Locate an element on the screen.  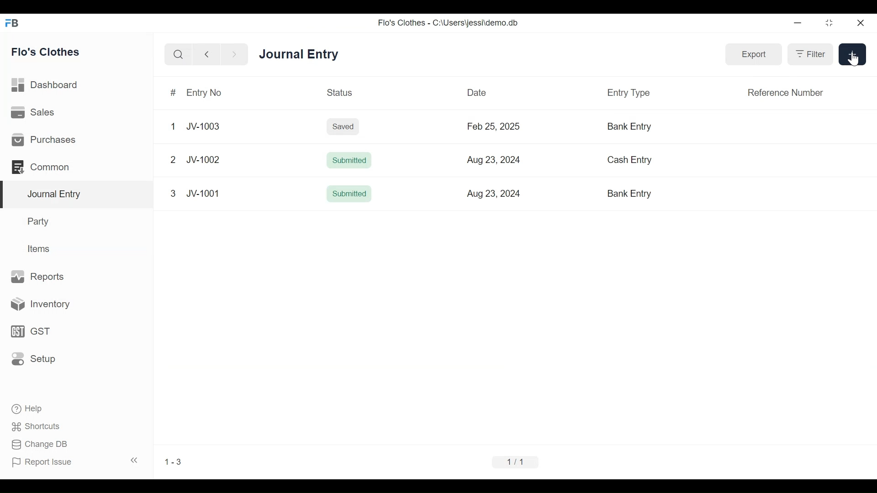
Export is located at coordinates (756, 54).